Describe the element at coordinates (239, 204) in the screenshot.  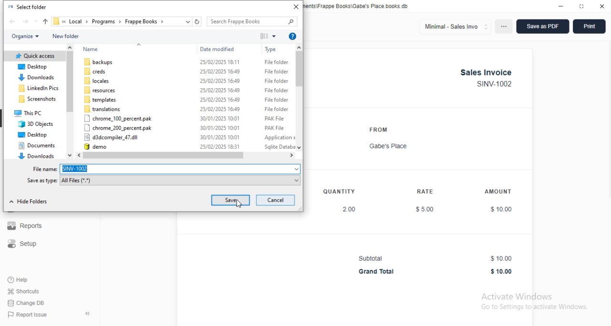
I see `cursor` at that location.